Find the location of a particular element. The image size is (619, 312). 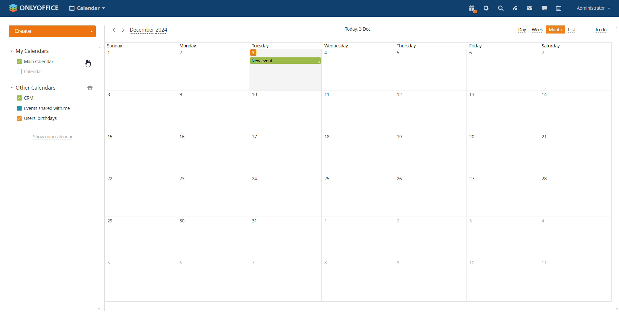

date is located at coordinates (574, 195).